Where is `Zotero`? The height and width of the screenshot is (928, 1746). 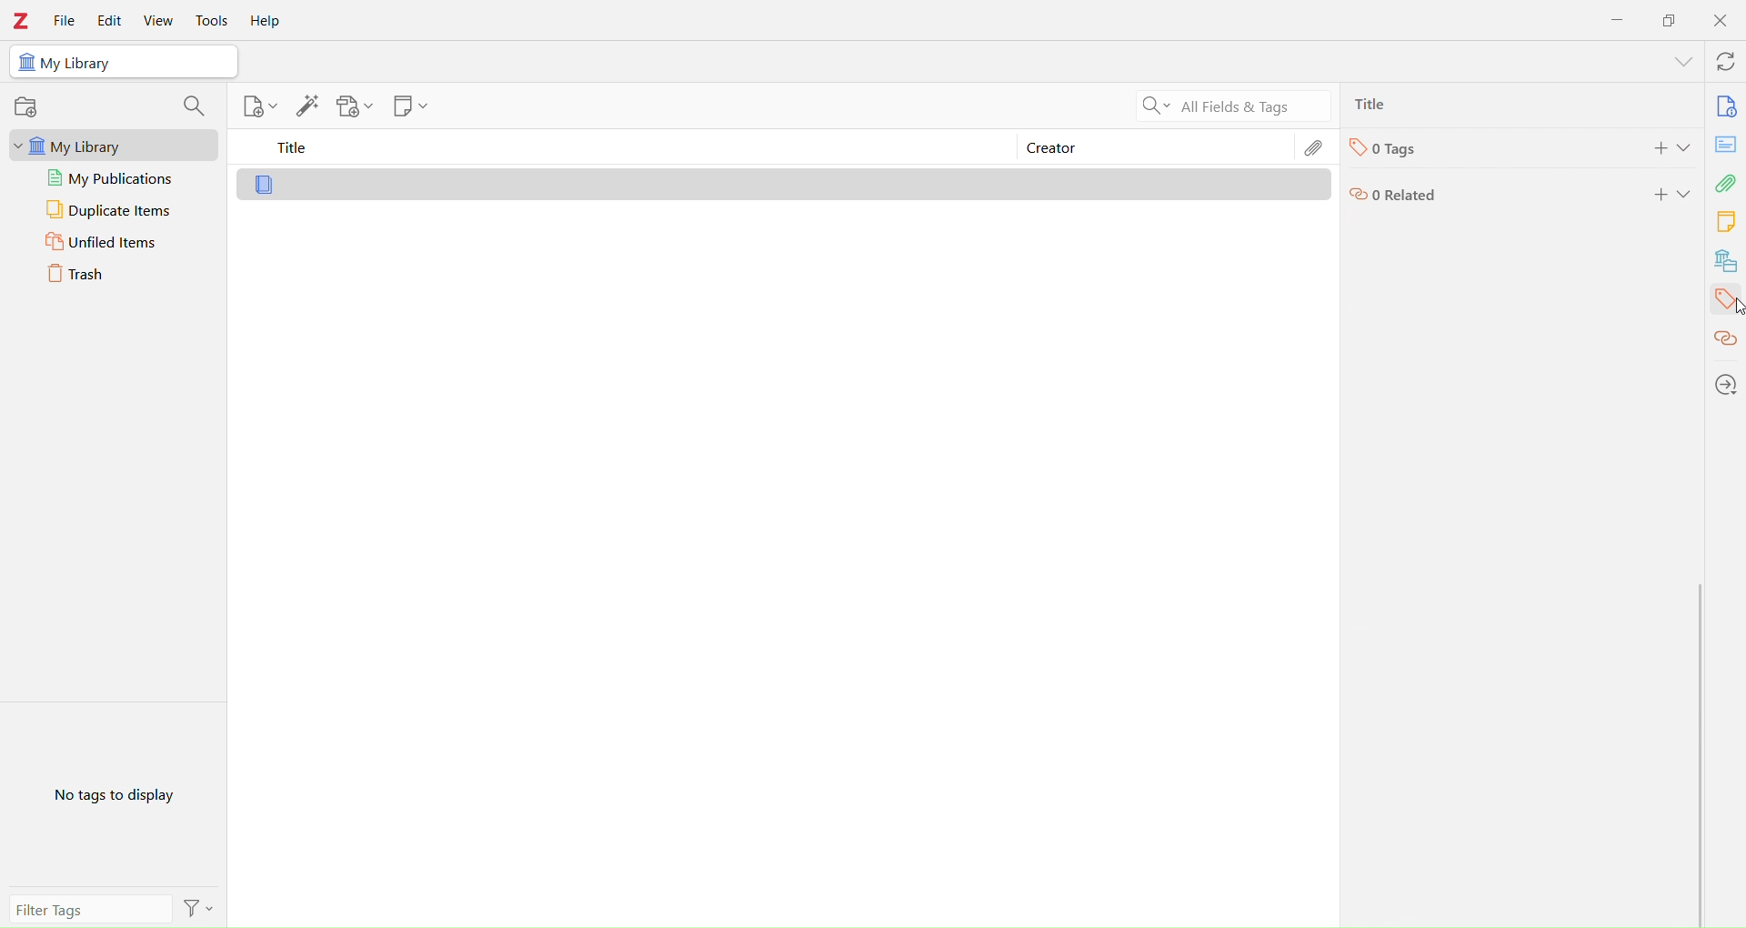
Zotero is located at coordinates (22, 21).